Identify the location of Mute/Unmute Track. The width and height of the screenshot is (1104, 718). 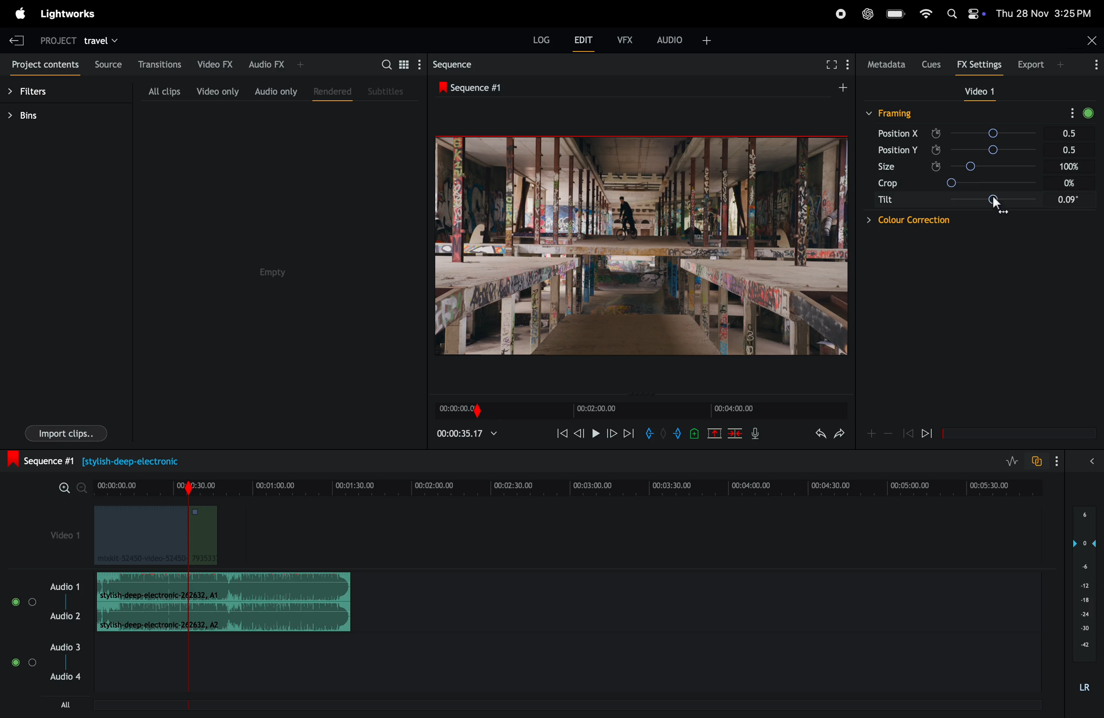
(16, 664).